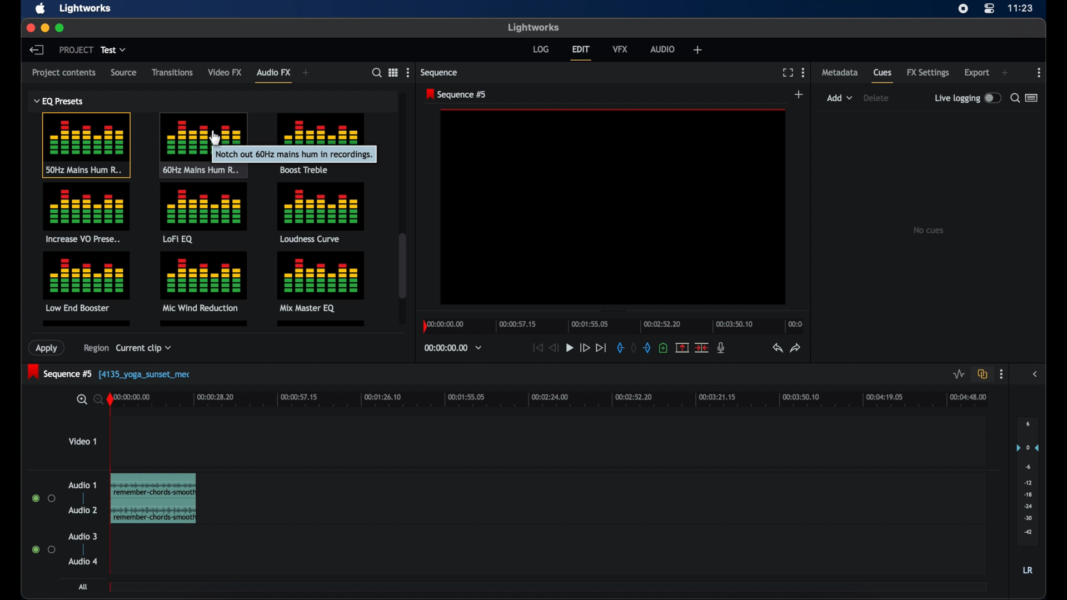  What do you see at coordinates (402, 266) in the screenshot?
I see `scroll box` at bounding box center [402, 266].